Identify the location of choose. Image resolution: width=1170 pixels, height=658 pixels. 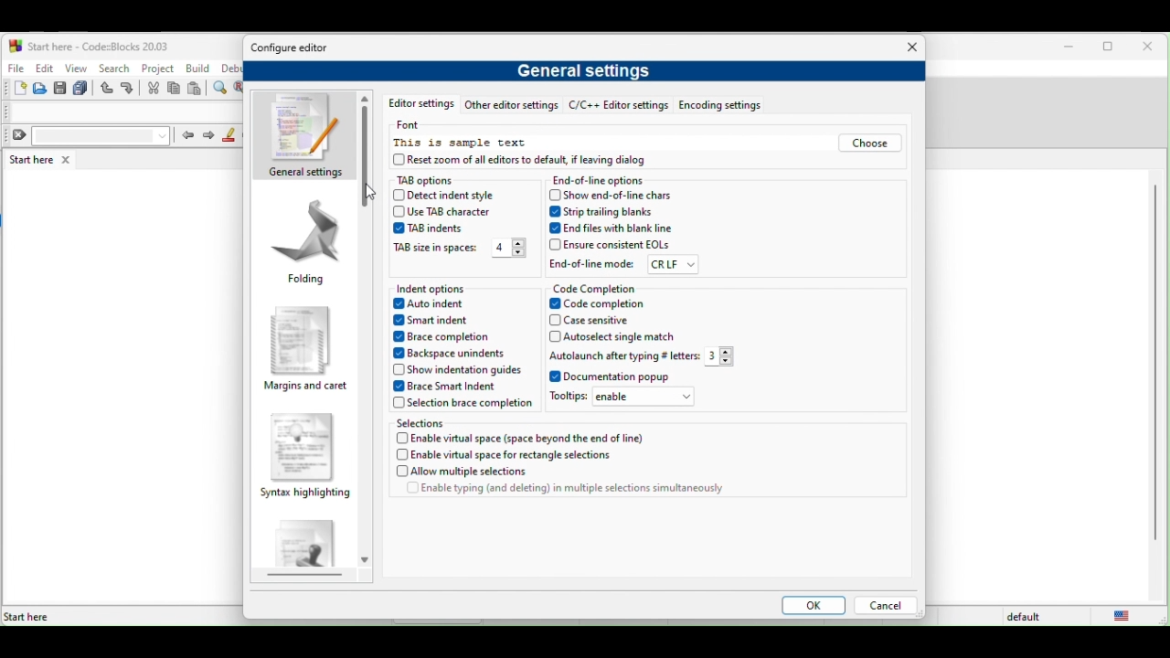
(868, 144).